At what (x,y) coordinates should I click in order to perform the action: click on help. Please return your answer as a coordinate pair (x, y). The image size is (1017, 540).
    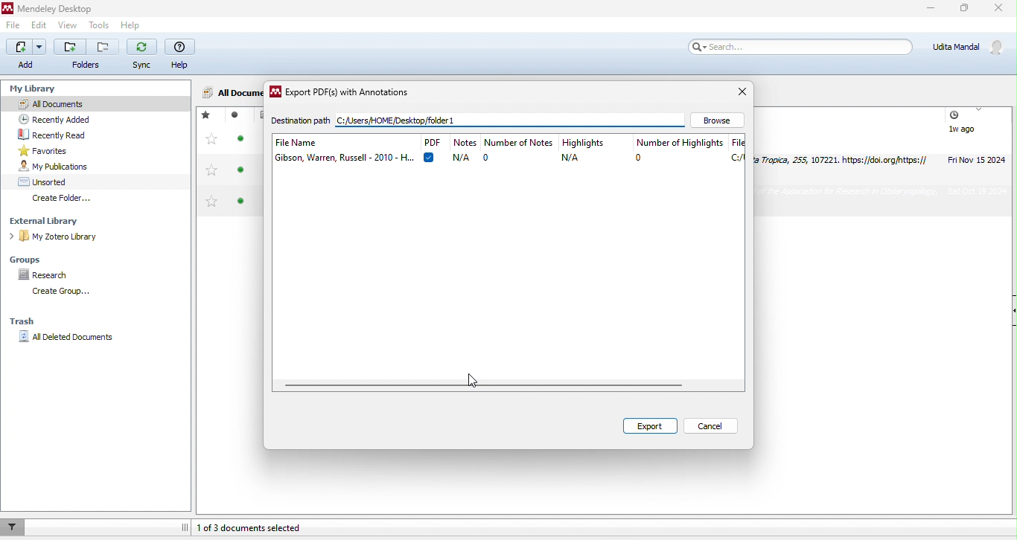
    Looking at the image, I should click on (131, 24).